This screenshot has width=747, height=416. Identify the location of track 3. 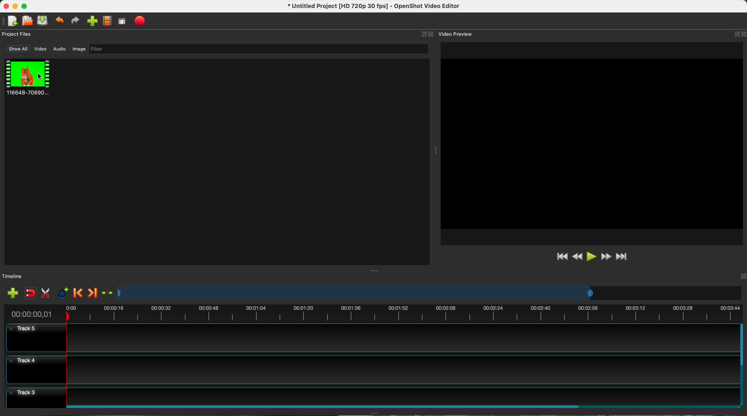
(372, 395).